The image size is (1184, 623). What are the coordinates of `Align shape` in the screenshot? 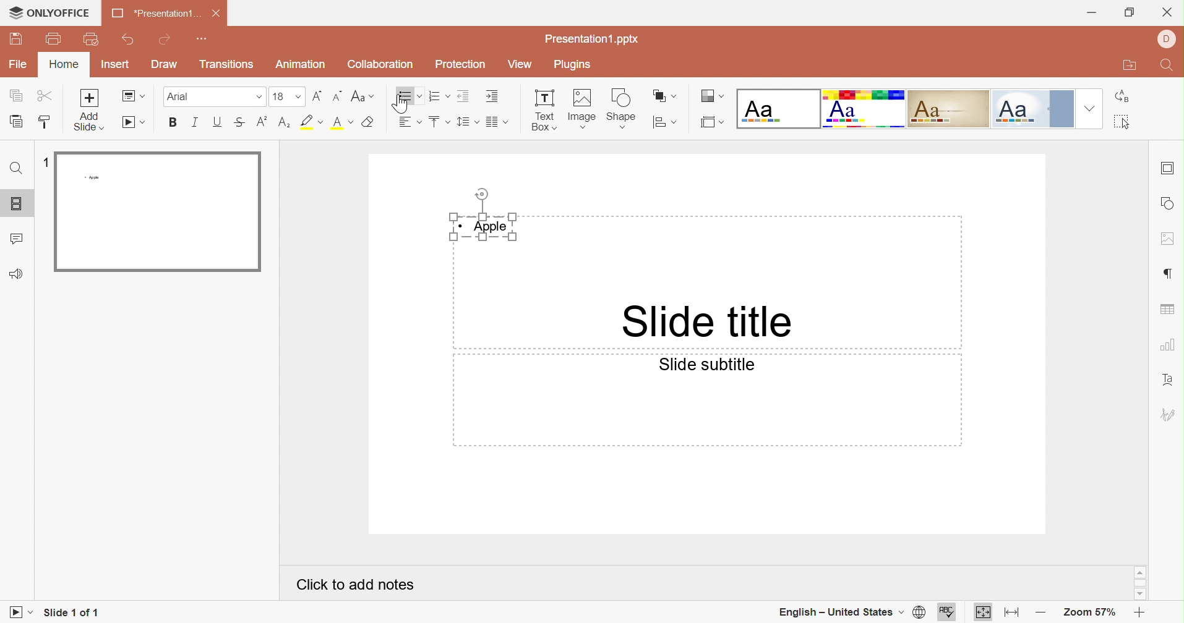 It's located at (666, 123).